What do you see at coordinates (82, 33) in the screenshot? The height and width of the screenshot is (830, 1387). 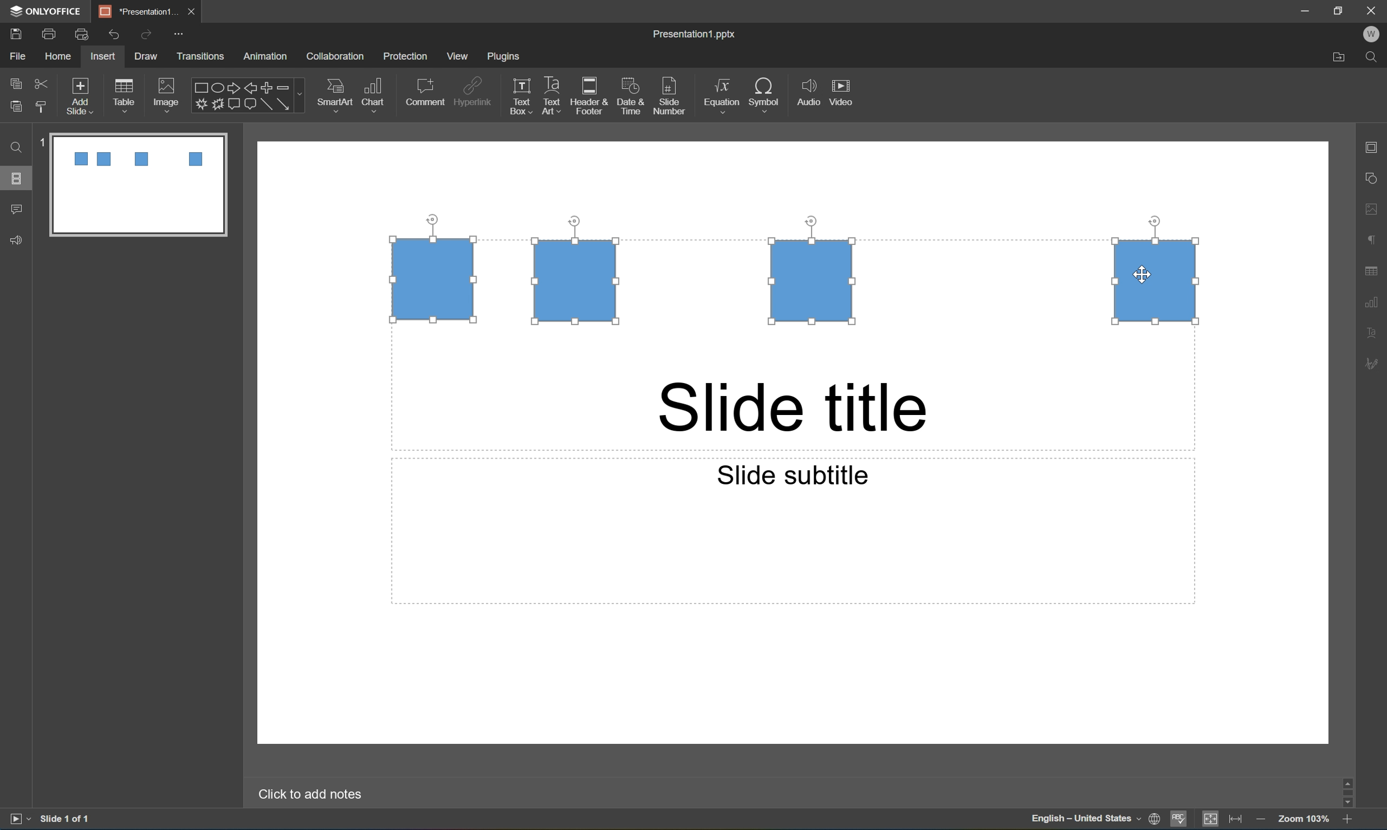 I see `quick print` at bounding box center [82, 33].